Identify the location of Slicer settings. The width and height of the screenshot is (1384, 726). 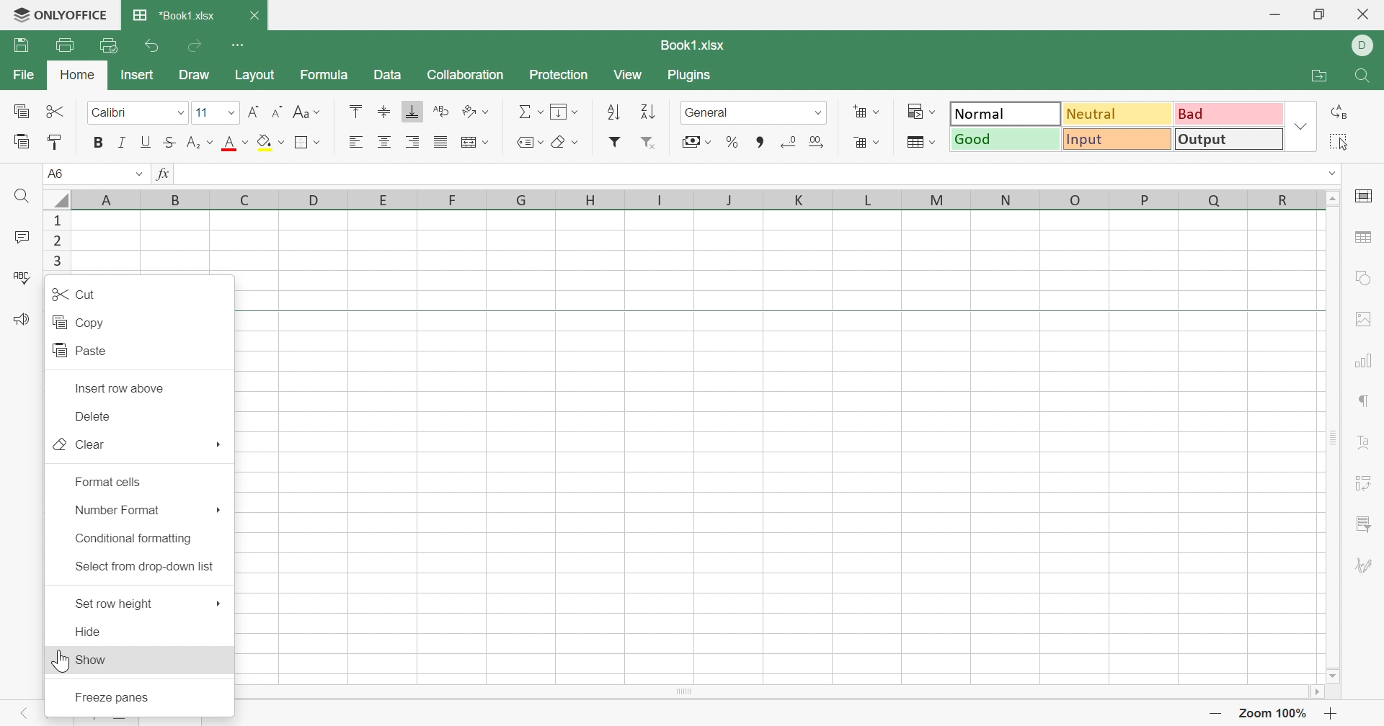
(1362, 524).